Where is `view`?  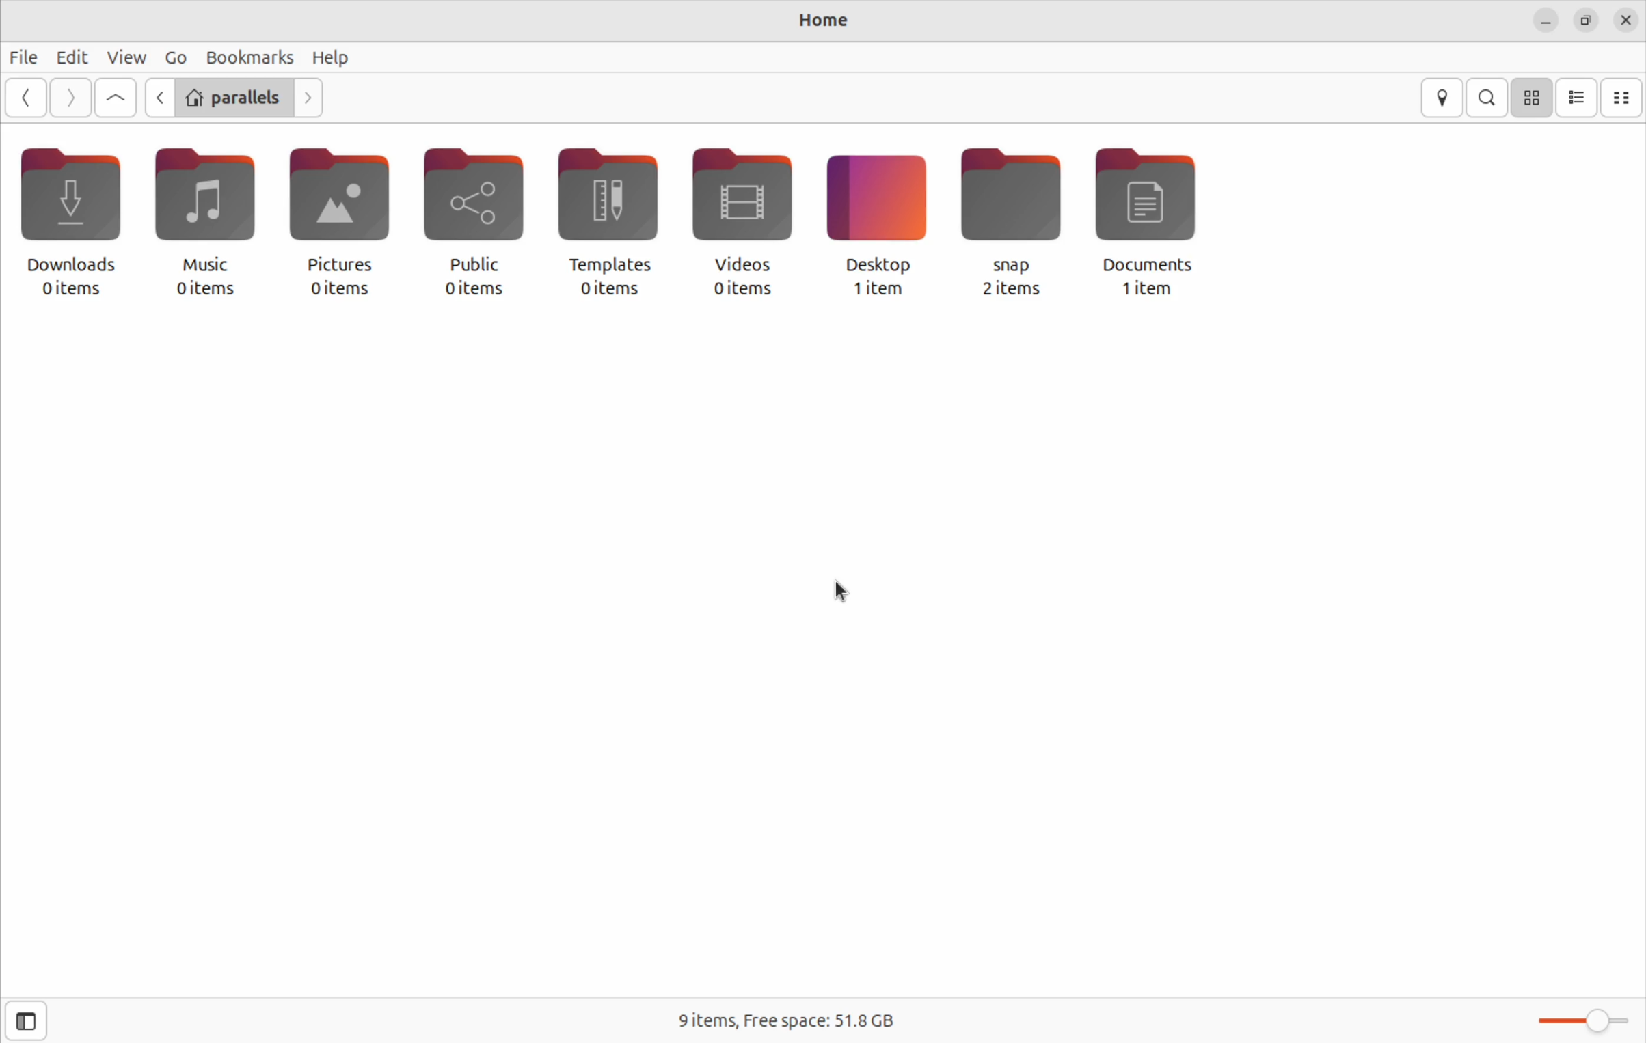
view is located at coordinates (125, 56).